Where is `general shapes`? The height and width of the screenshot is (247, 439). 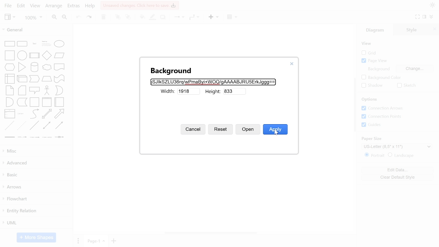
general shapes is located at coordinates (59, 67).